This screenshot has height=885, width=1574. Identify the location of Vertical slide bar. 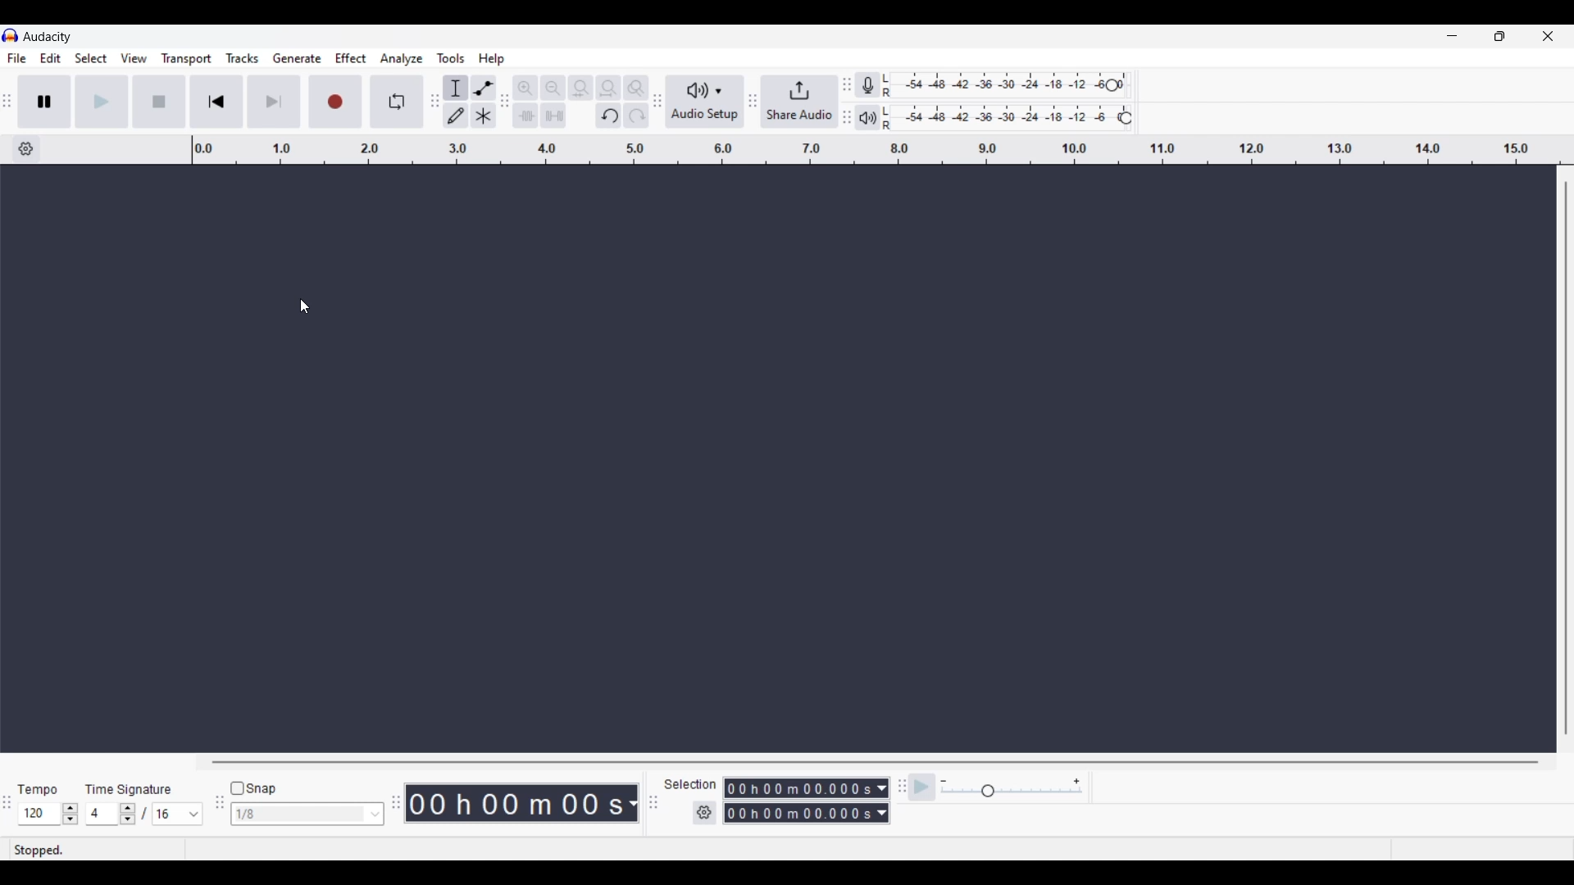
(1565, 458).